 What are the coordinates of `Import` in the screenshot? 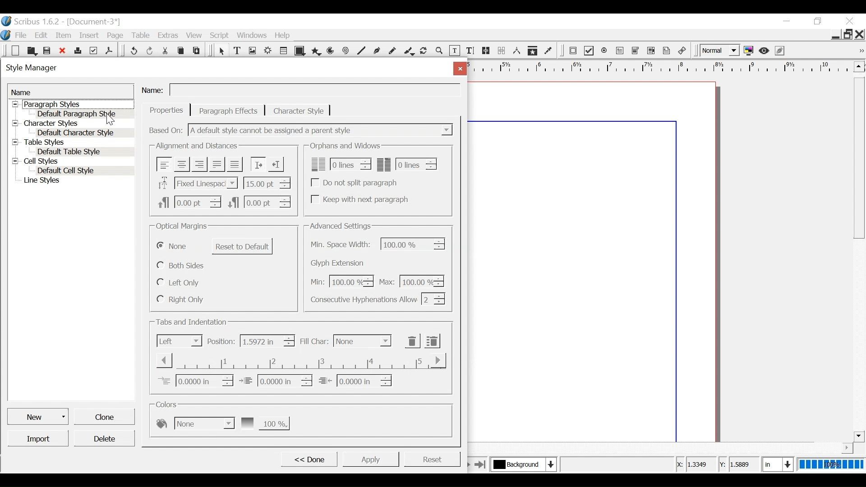 It's located at (39, 438).